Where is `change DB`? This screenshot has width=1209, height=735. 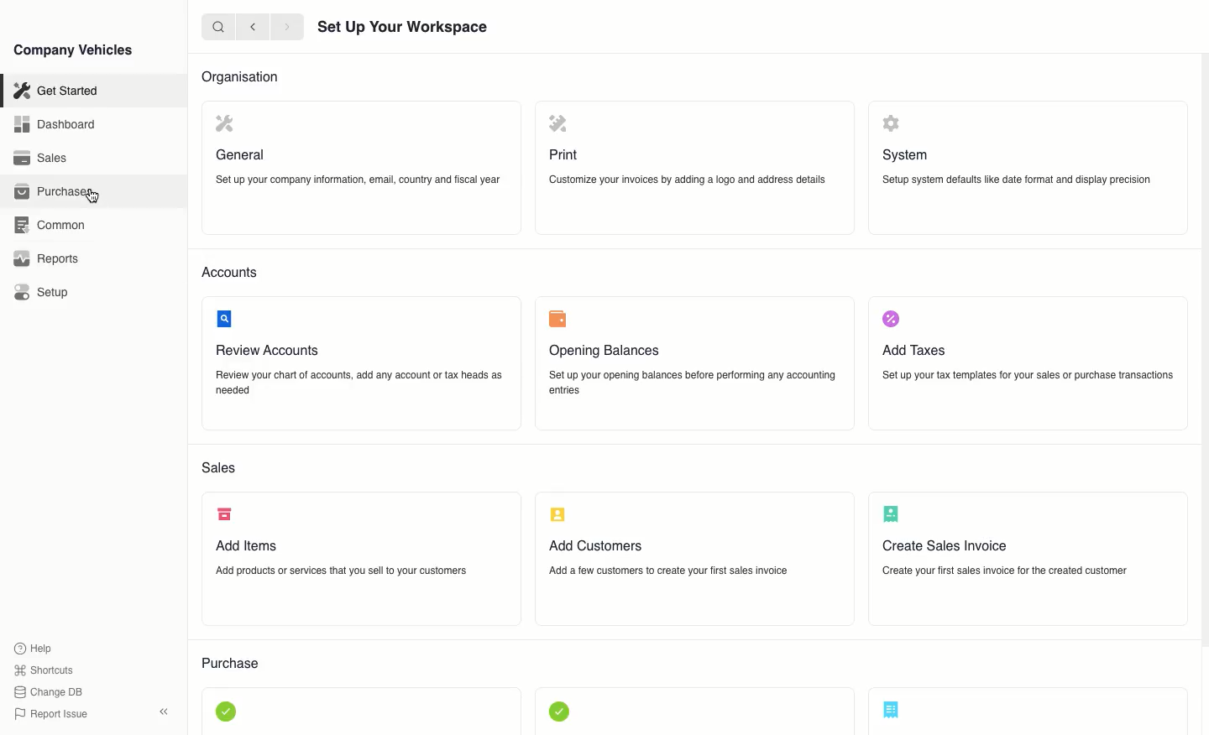 change DB is located at coordinates (50, 692).